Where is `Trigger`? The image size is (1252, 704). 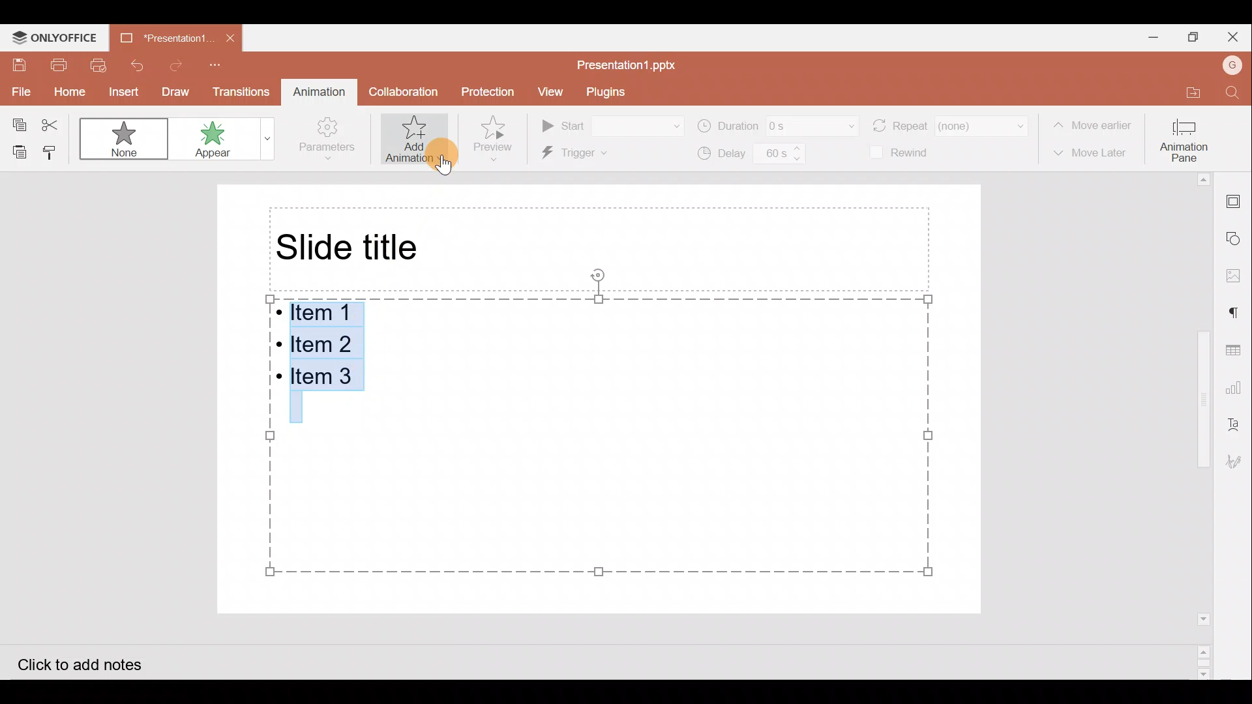 Trigger is located at coordinates (601, 154).